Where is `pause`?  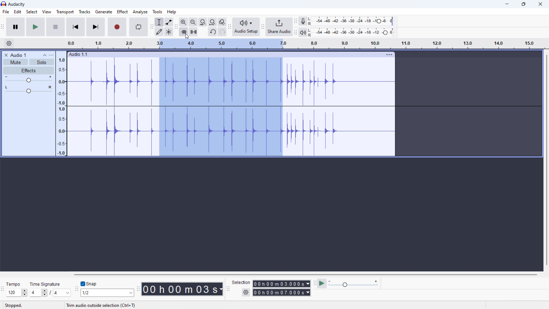 pause is located at coordinates (15, 27).